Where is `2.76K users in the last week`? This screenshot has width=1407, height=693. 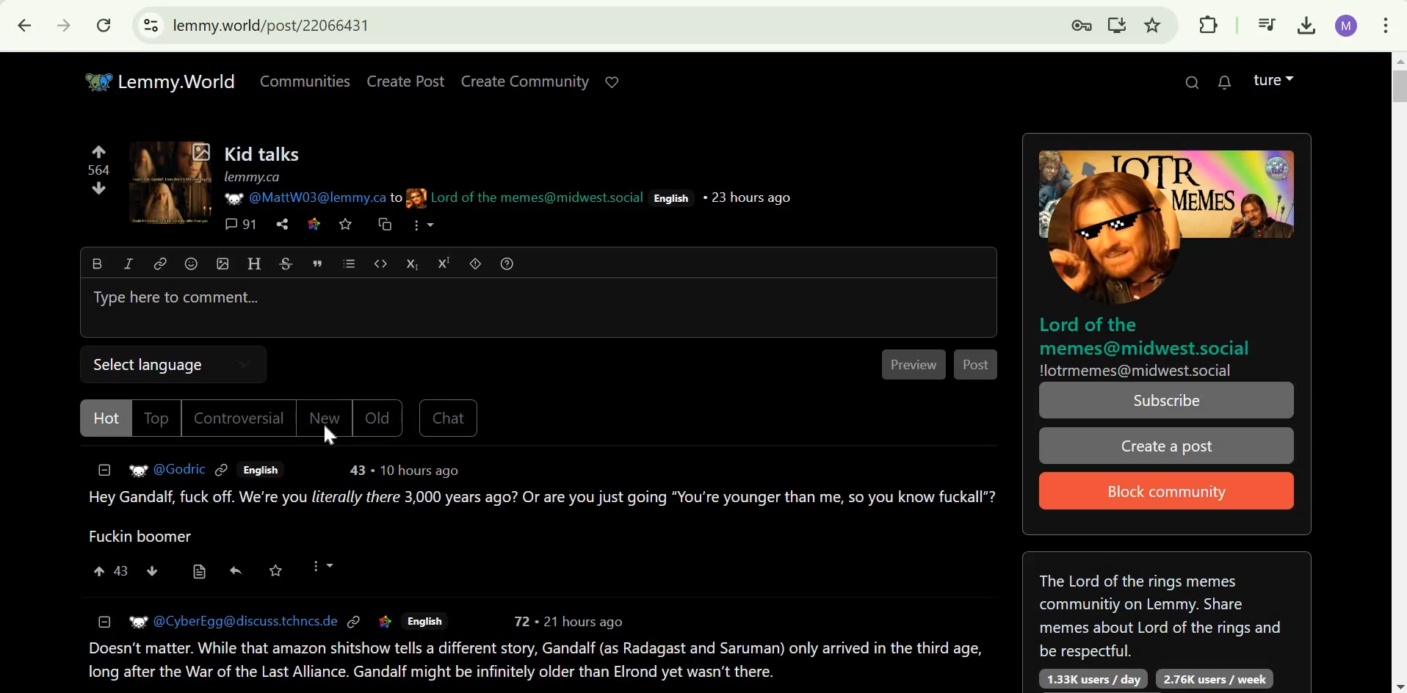 2.76K users in the last week is located at coordinates (1216, 679).